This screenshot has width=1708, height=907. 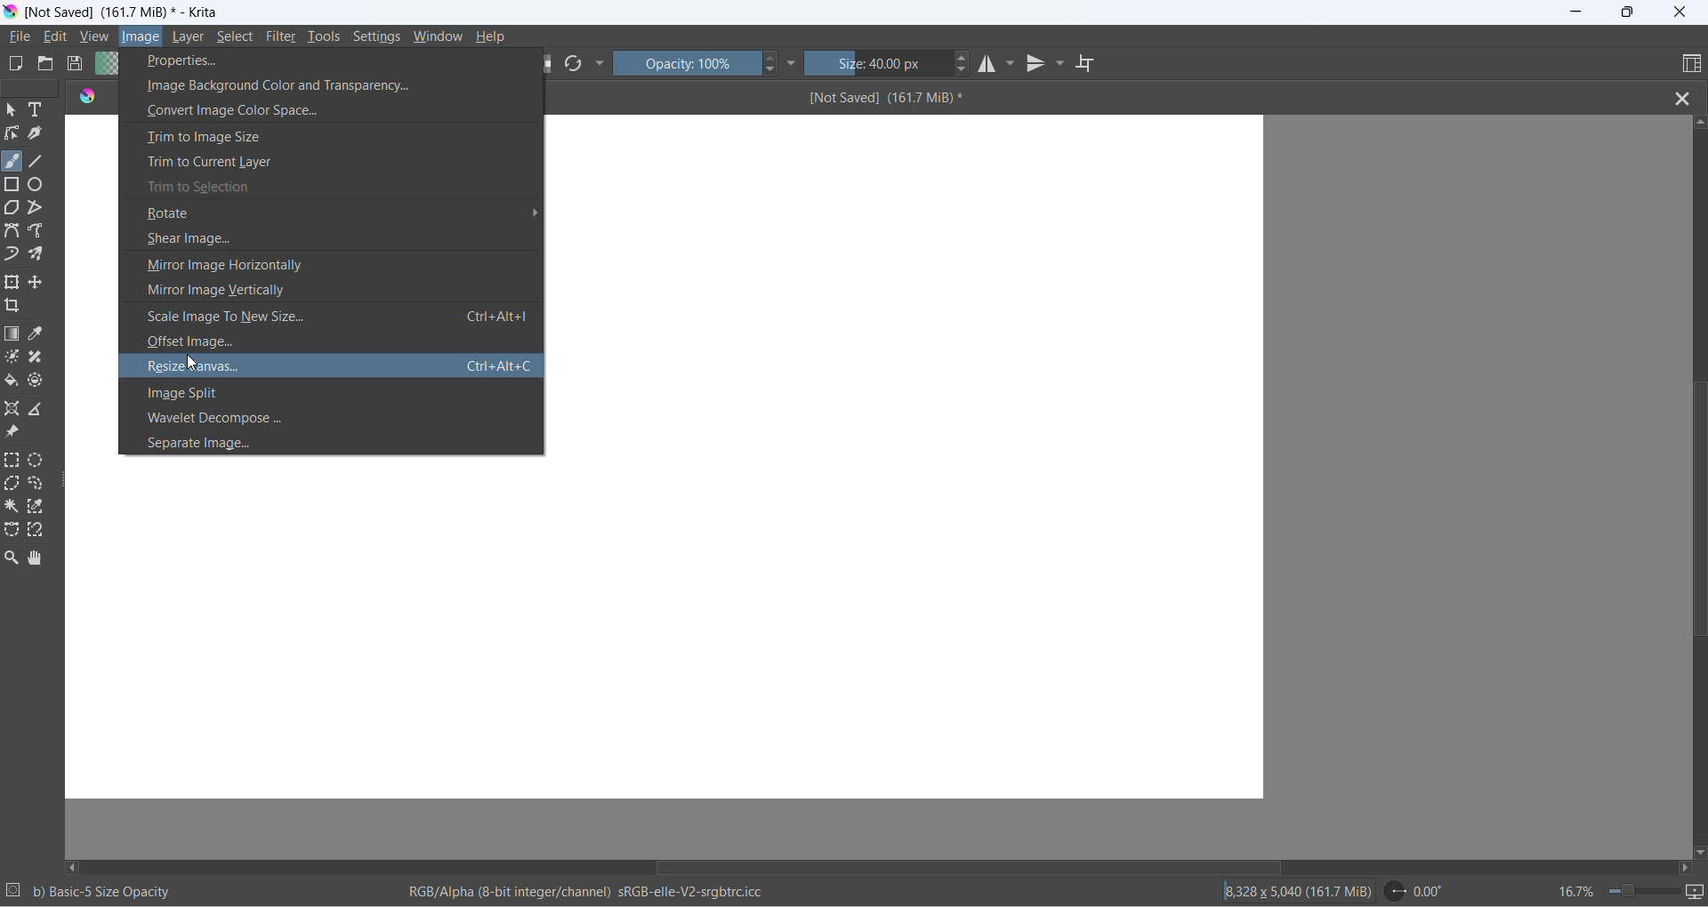 What do you see at coordinates (36, 133) in the screenshot?
I see `calligraphy` at bounding box center [36, 133].